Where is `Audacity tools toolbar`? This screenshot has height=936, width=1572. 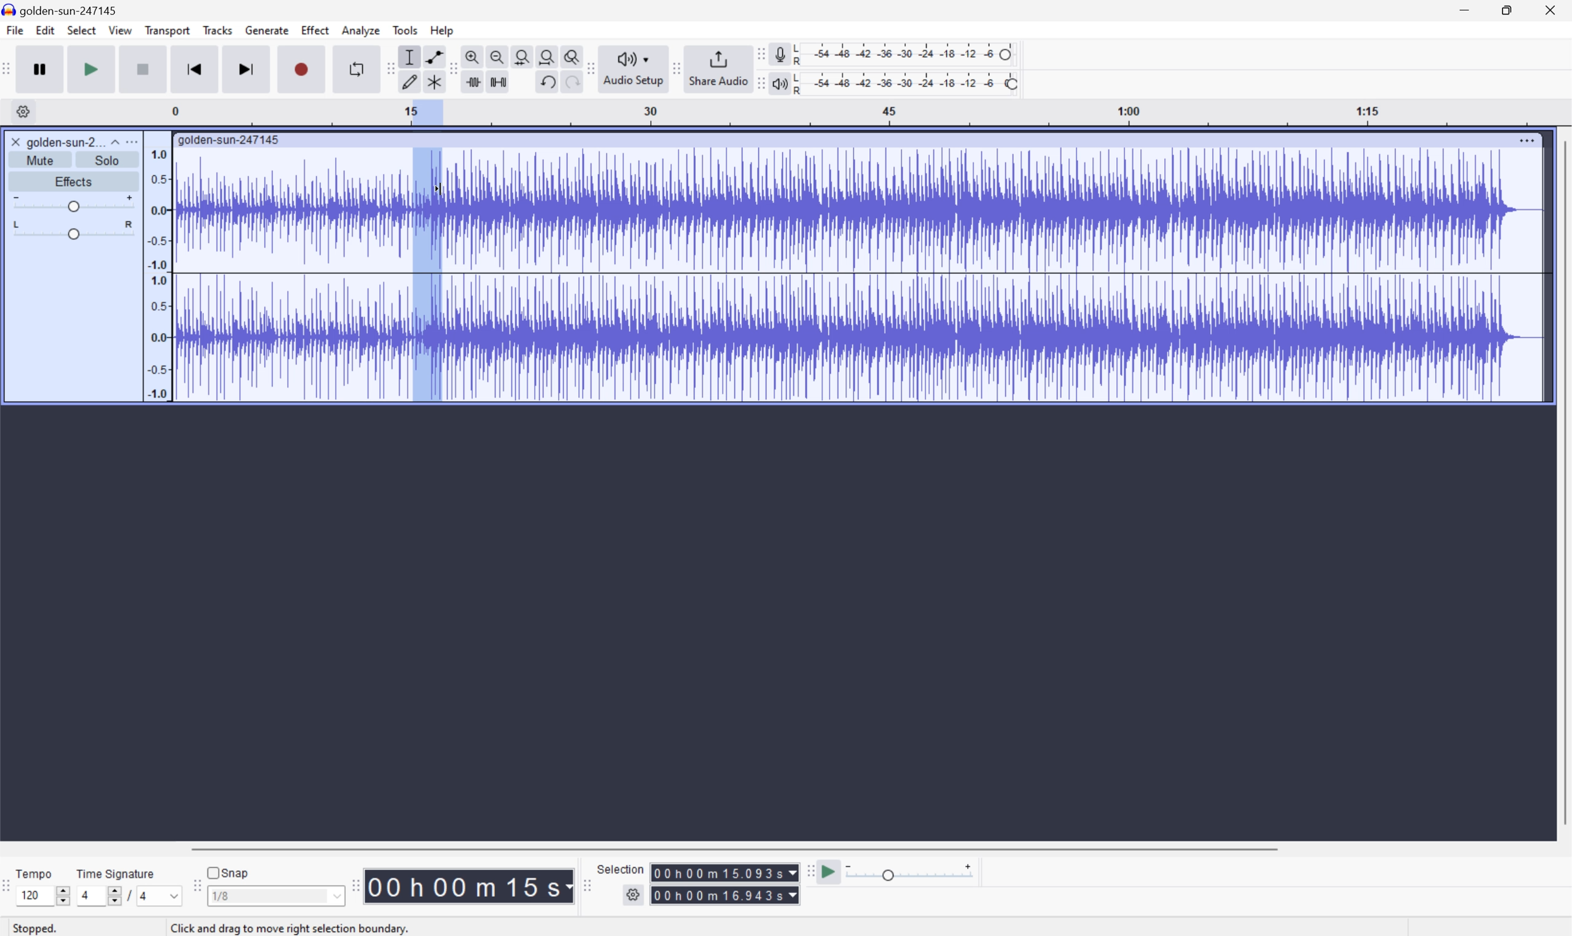
Audacity tools toolbar is located at coordinates (449, 68).